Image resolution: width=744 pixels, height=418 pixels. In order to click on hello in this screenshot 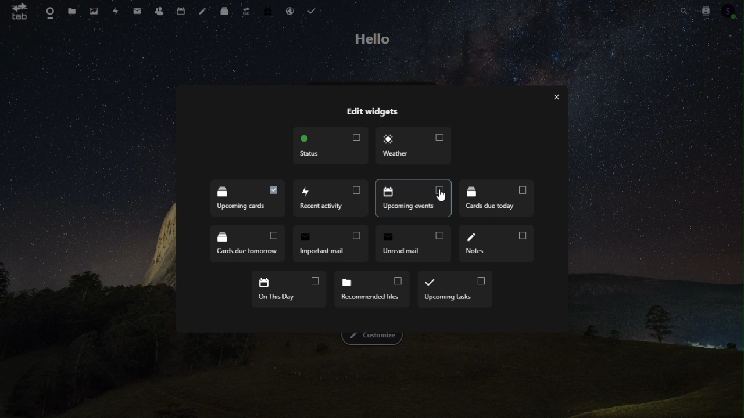, I will do `click(369, 39)`.